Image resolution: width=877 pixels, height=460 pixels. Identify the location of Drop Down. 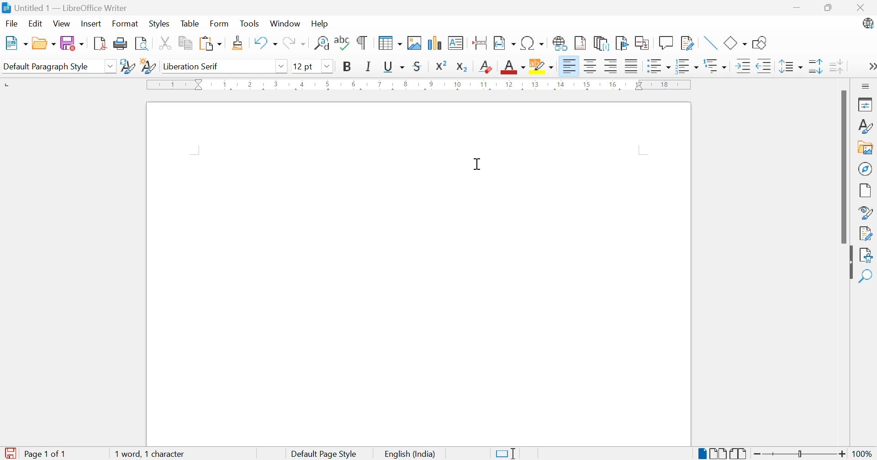
(111, 67).